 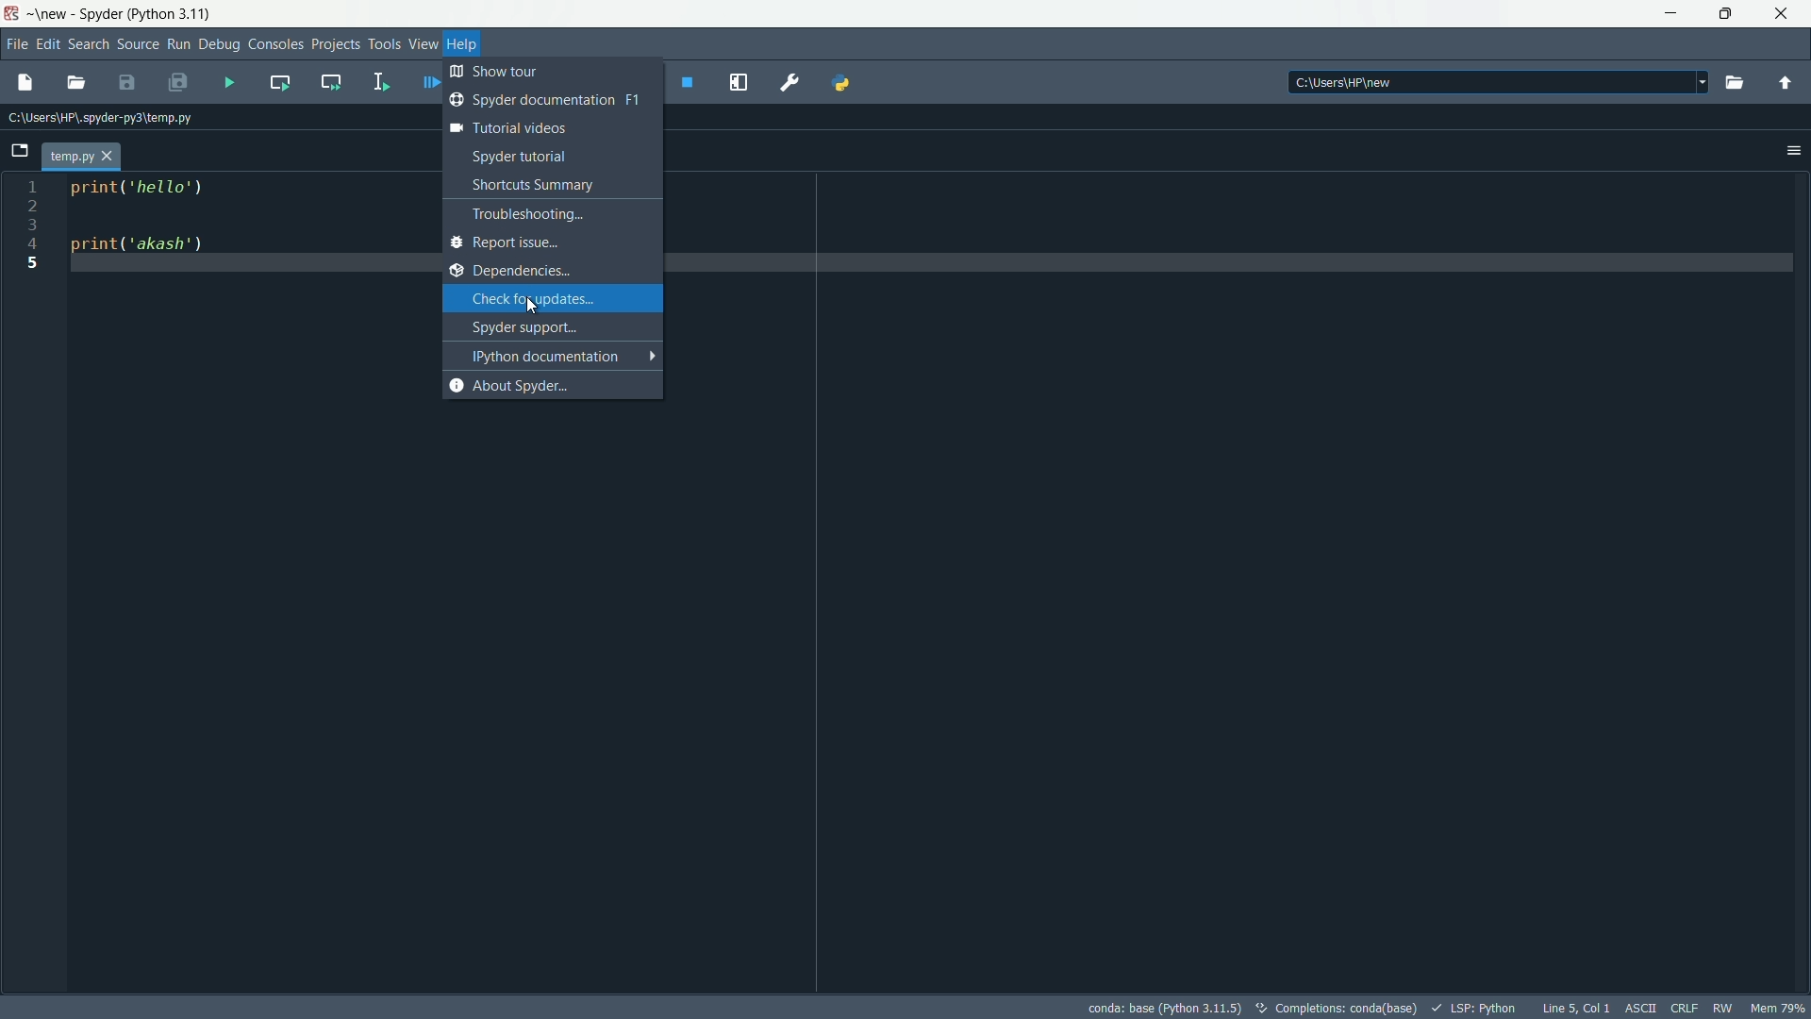 What do you see at coordinates (338, 42) in the screenshot?
I see `projects menu` at bounding box center [338, 42].